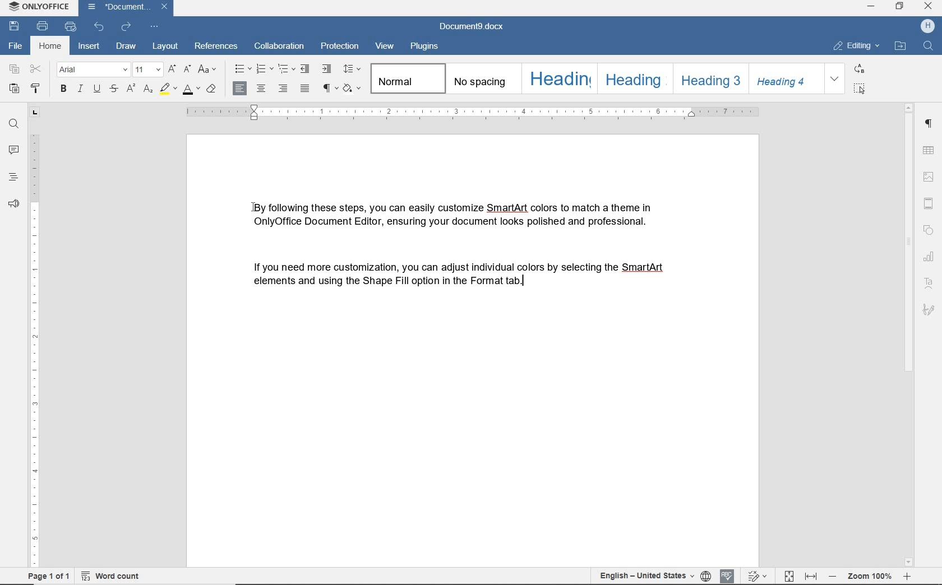 This screenshot has width=942, height=585. What do you see at coordinates (901, 7) in the screenshot?
I see `restore down` at bounding box center [901, 7].